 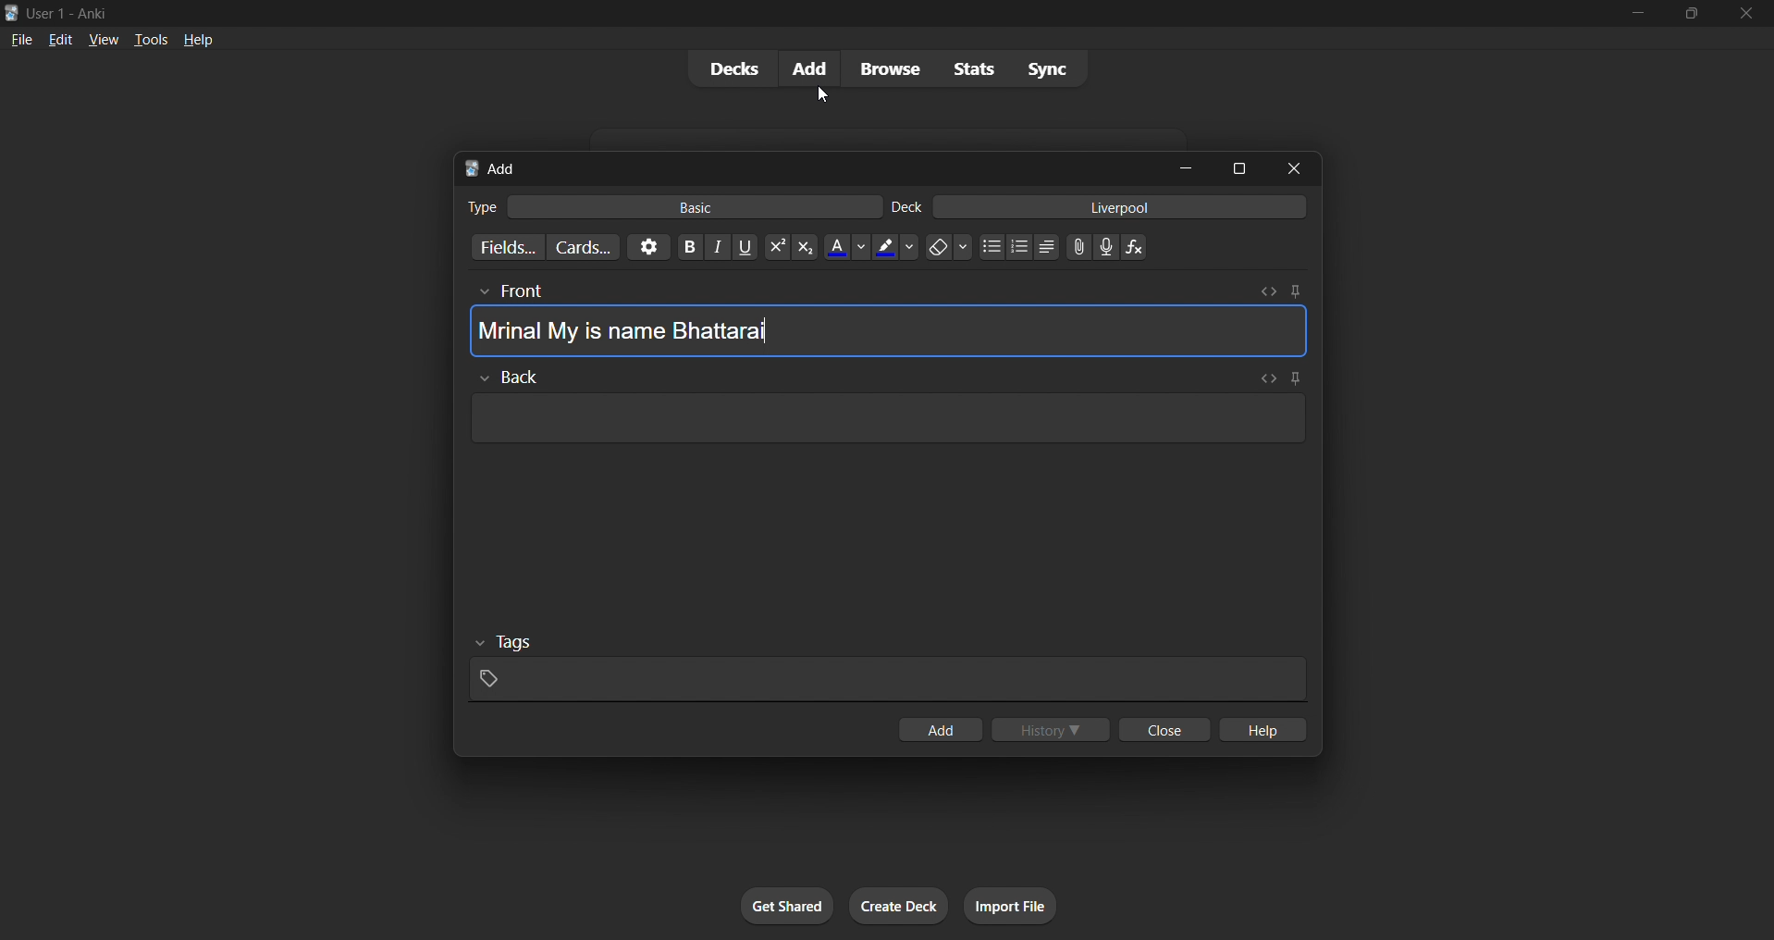 What do you see at coordinates (1099, 206) in the screenshot?
I see `liverpool deck input filed` at bounding box center [1099, 206].